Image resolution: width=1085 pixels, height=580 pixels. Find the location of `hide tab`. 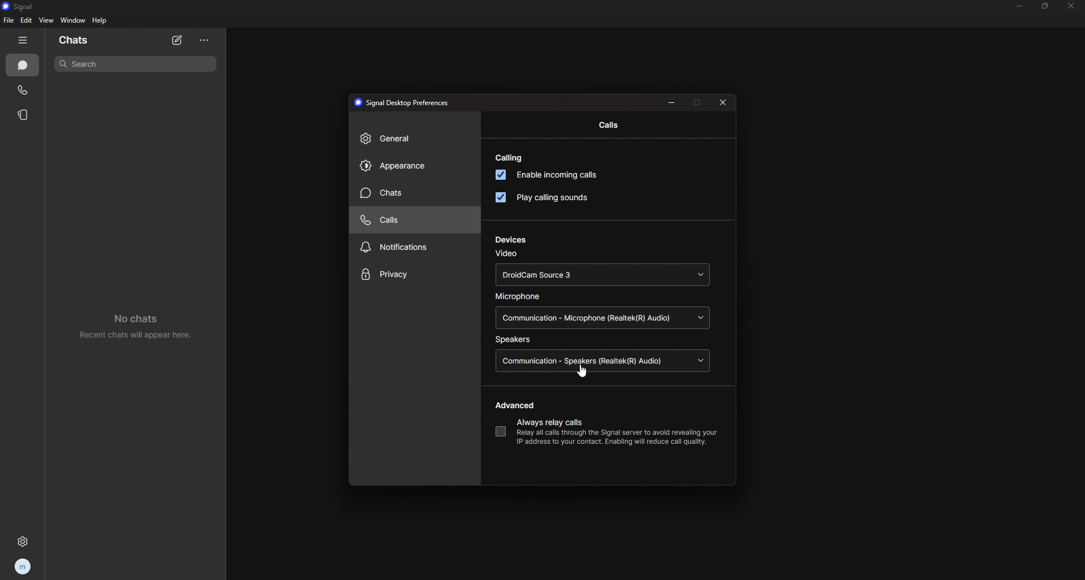

hide tab is located at coordinates (24, 40).